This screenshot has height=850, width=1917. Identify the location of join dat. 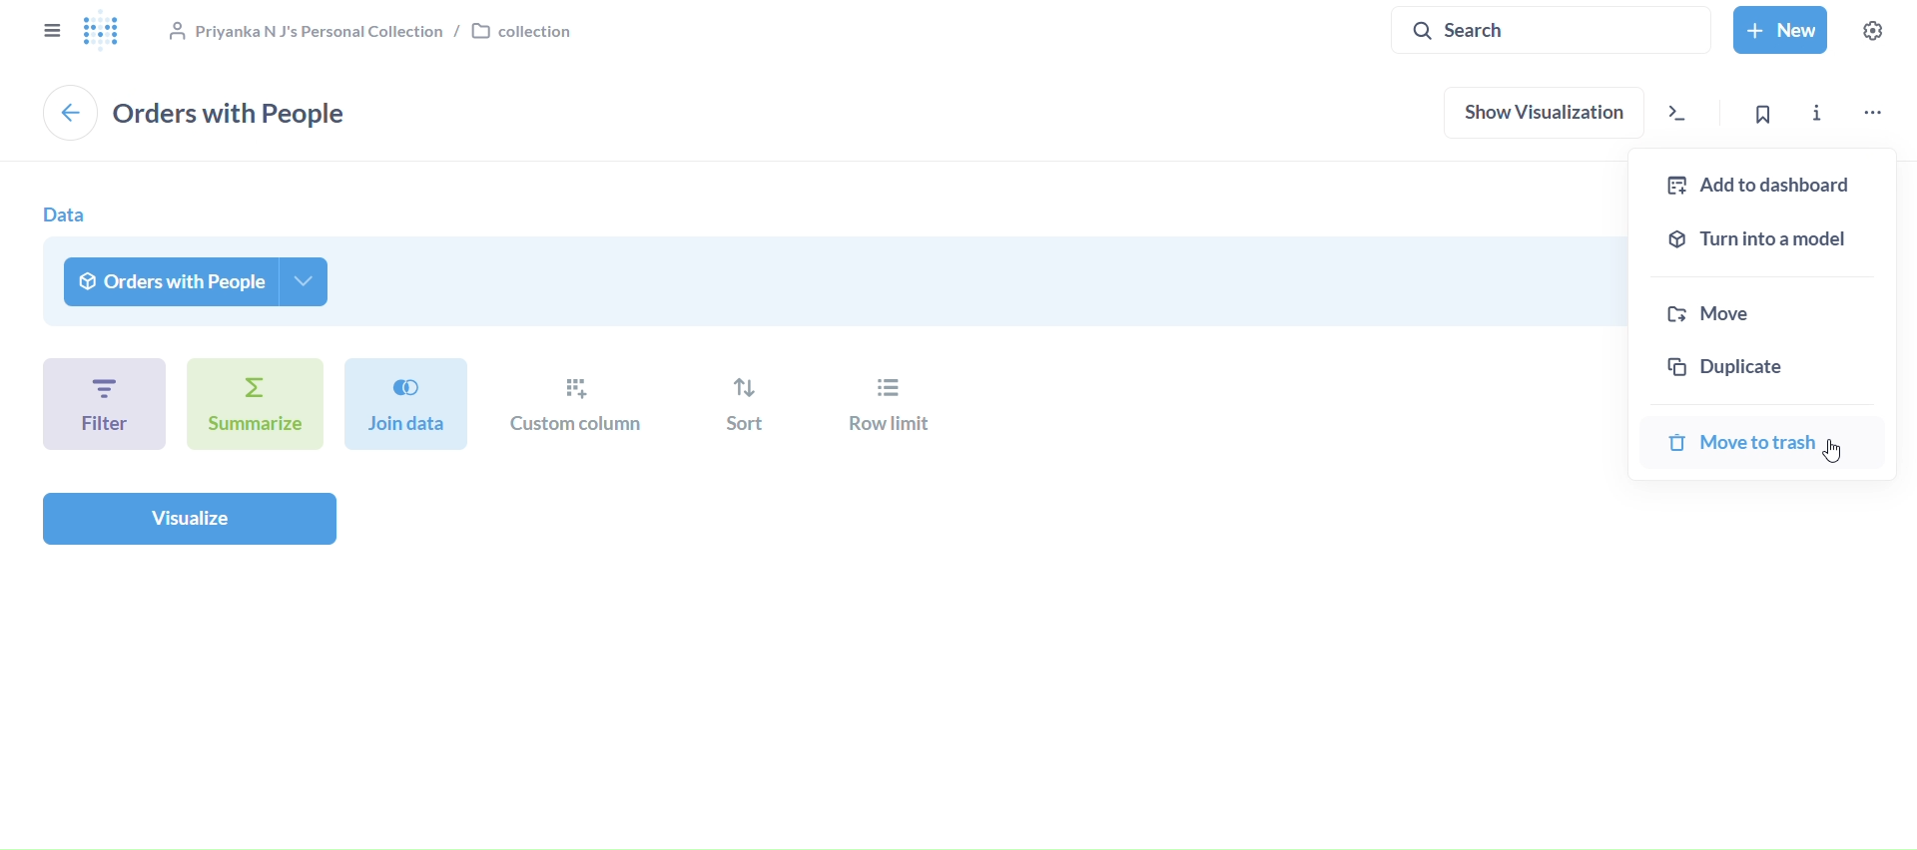
(402, 404).